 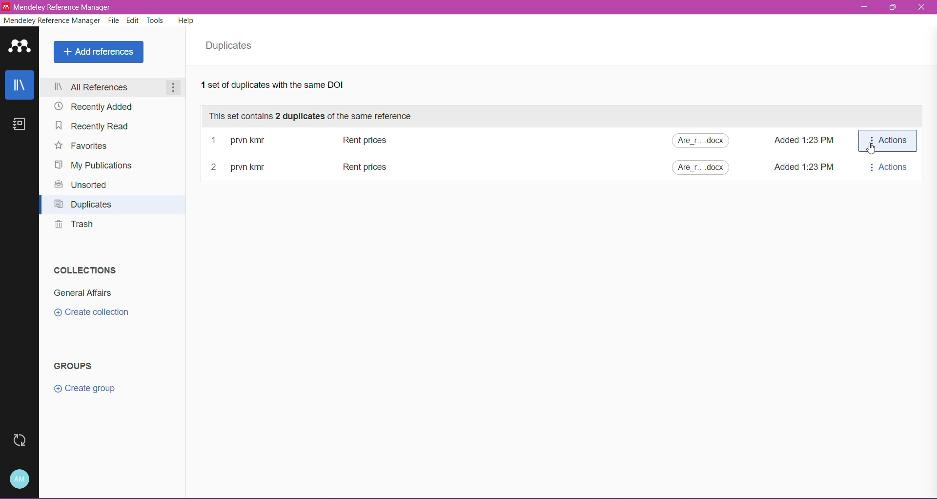 I want to click on added time, so click(x=803, y=167).